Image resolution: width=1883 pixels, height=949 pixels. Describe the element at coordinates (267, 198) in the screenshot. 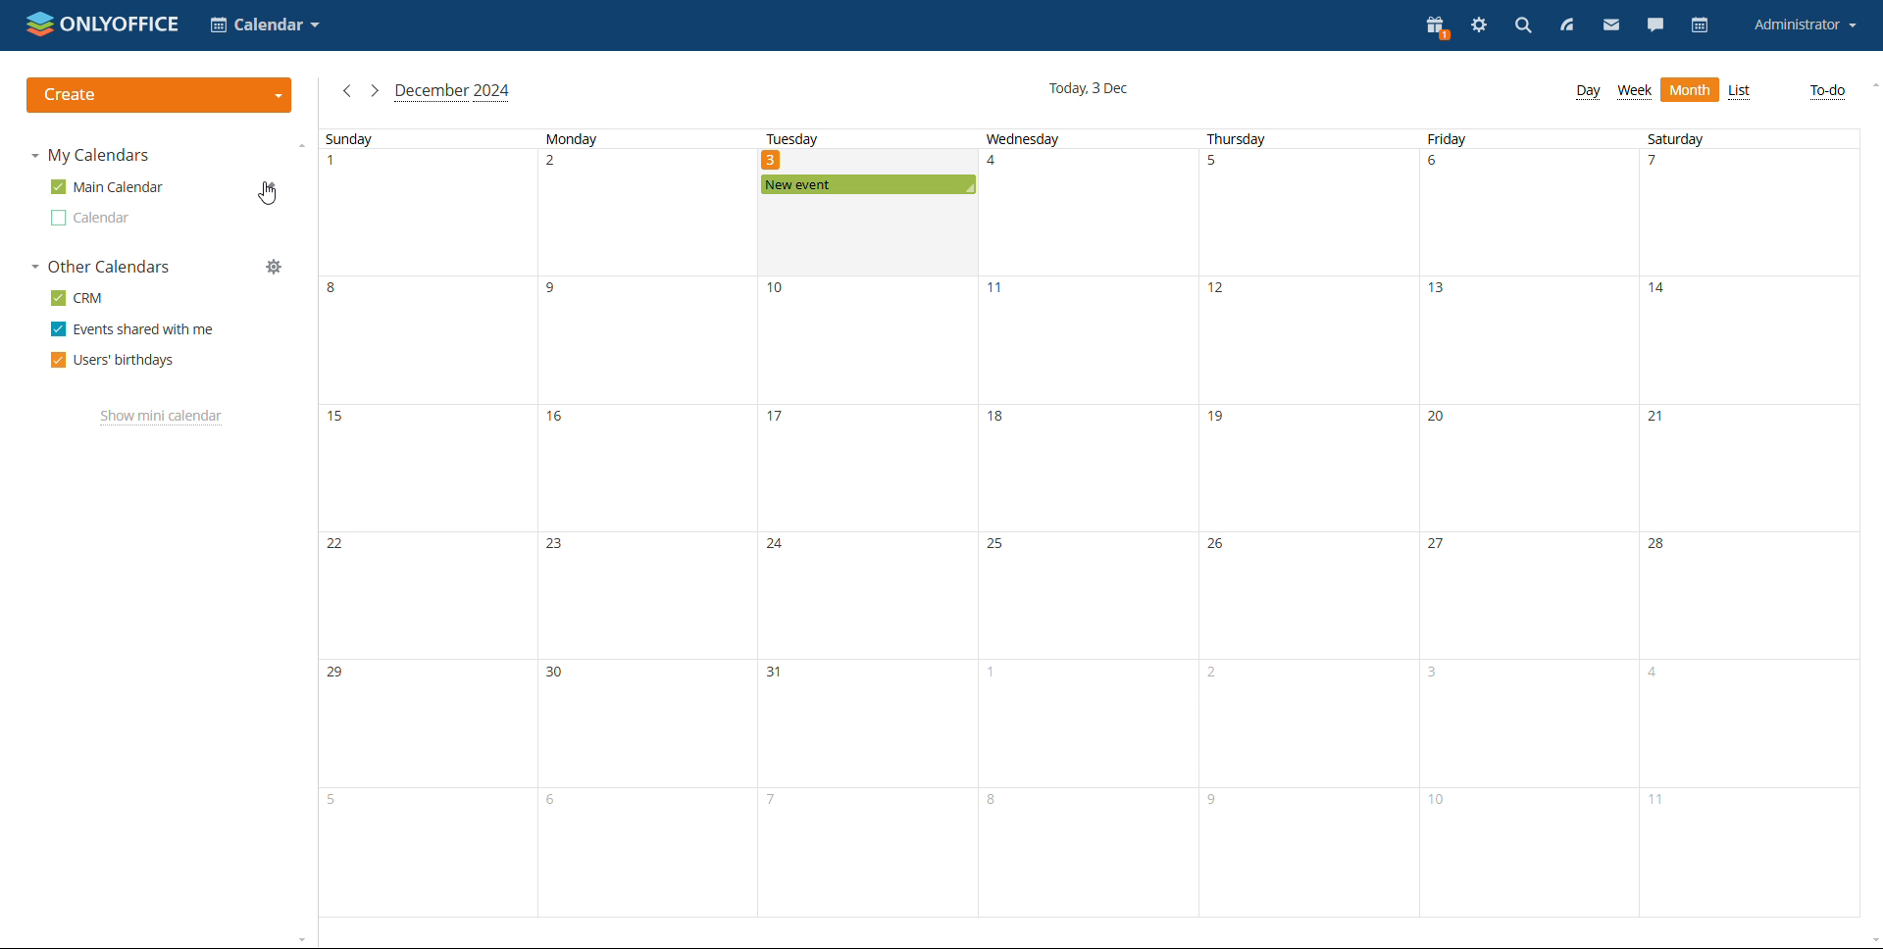

I see `cursor` at that location.